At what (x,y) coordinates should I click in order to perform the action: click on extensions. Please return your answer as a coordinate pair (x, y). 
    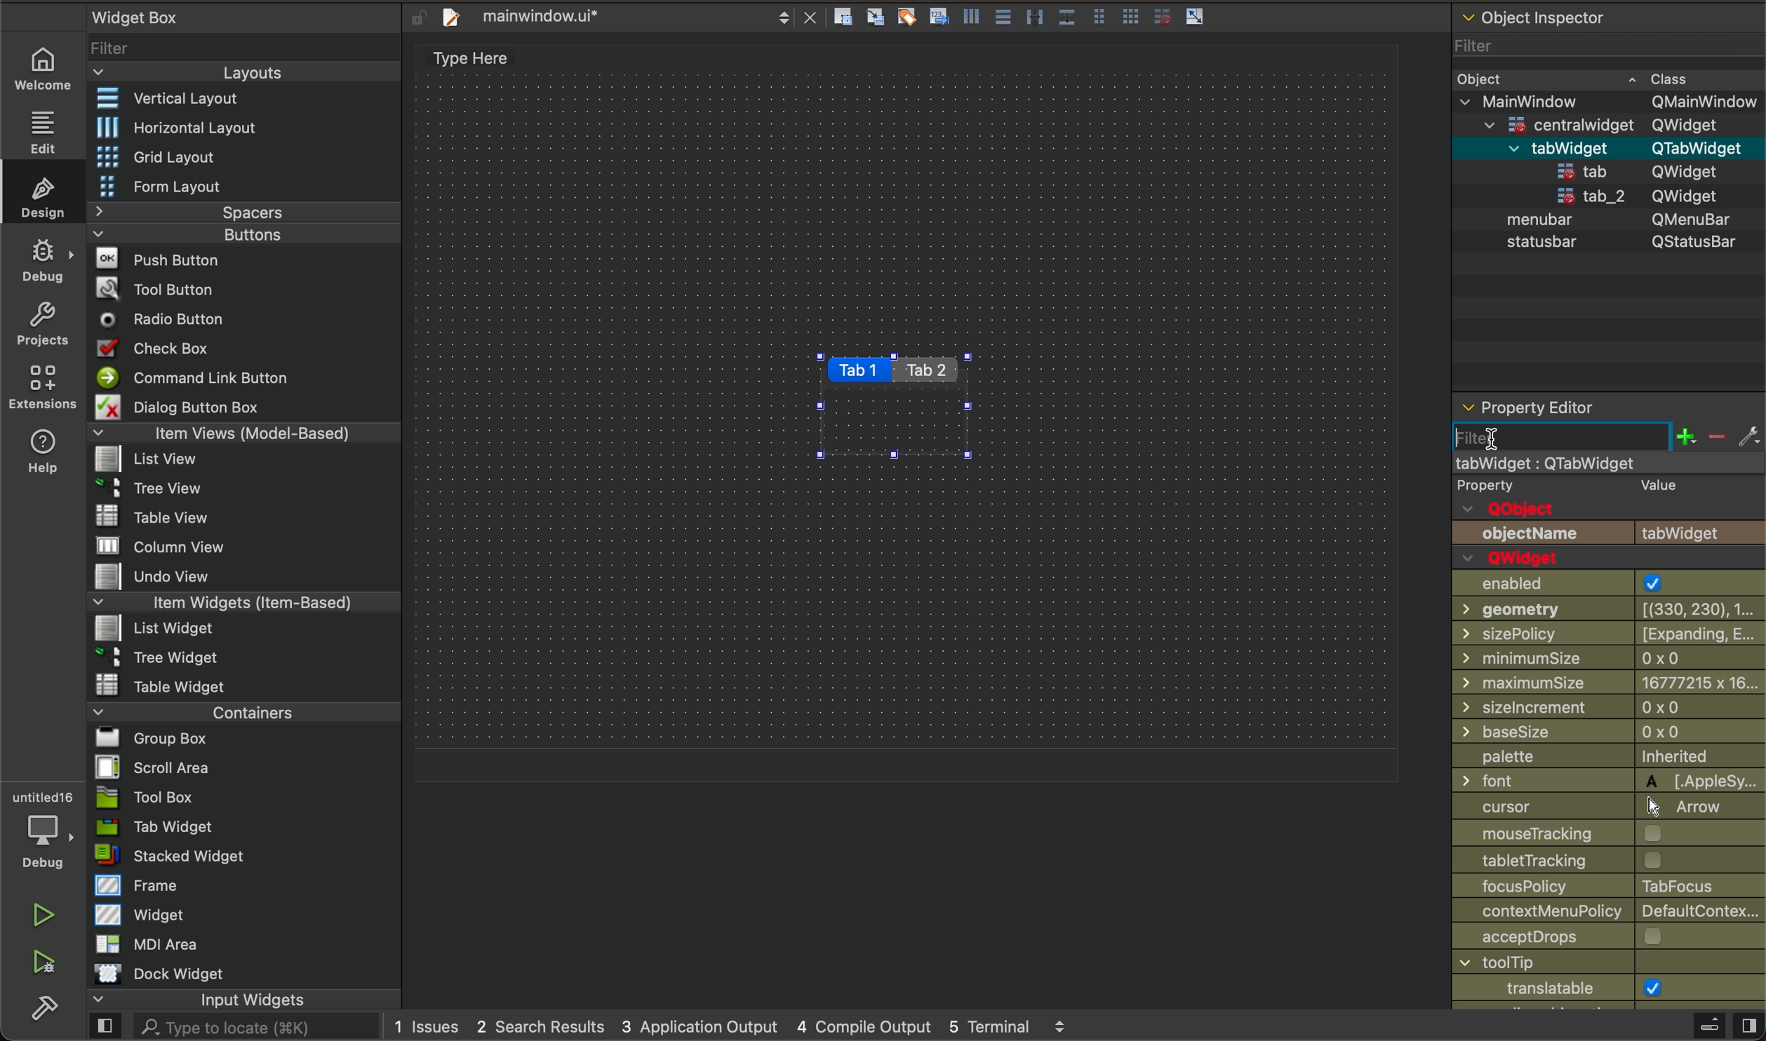
    Looking at the image, I should click on (46, 384).